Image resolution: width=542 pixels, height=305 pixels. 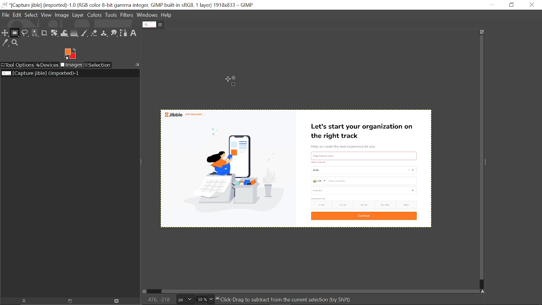 I want to click on Image, so click(x=62, y=16).